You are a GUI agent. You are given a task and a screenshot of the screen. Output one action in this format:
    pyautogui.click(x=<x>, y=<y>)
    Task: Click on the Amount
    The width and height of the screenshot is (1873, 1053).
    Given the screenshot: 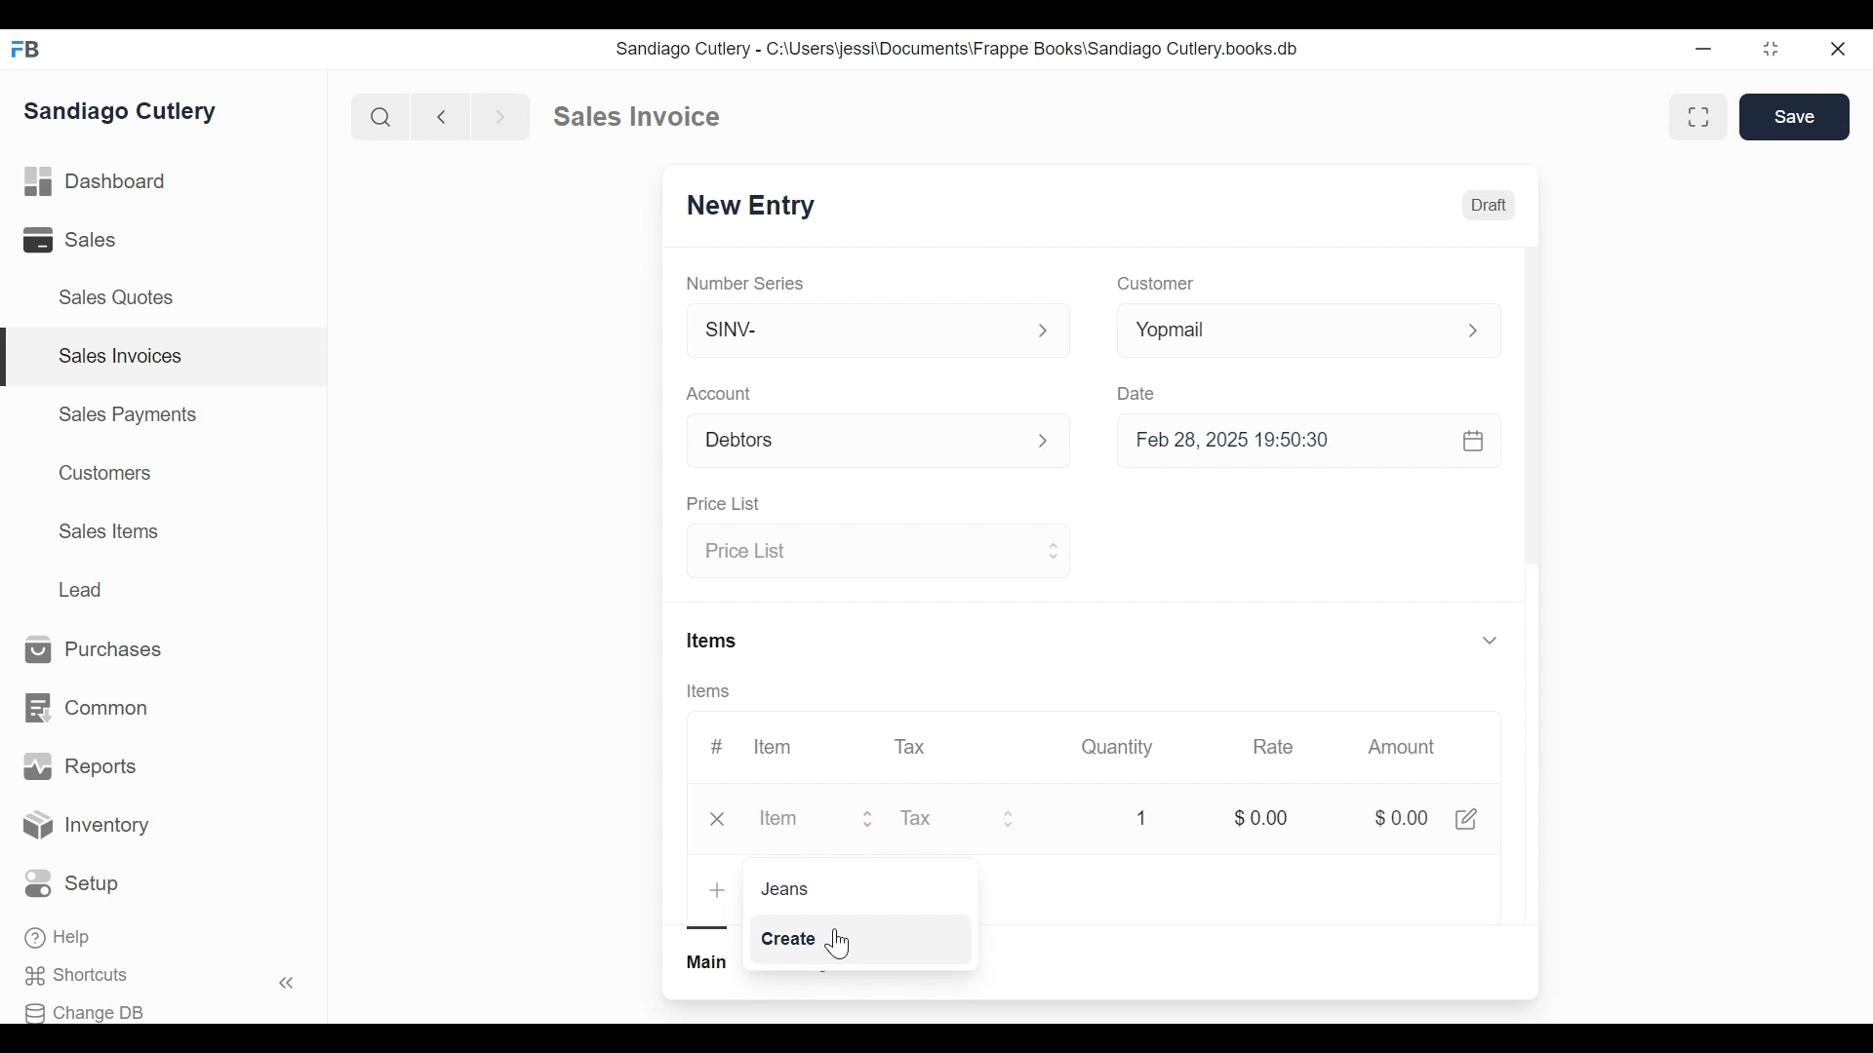 What is the action you would take?
    pyautogui.click(x=1402, y=747)
    